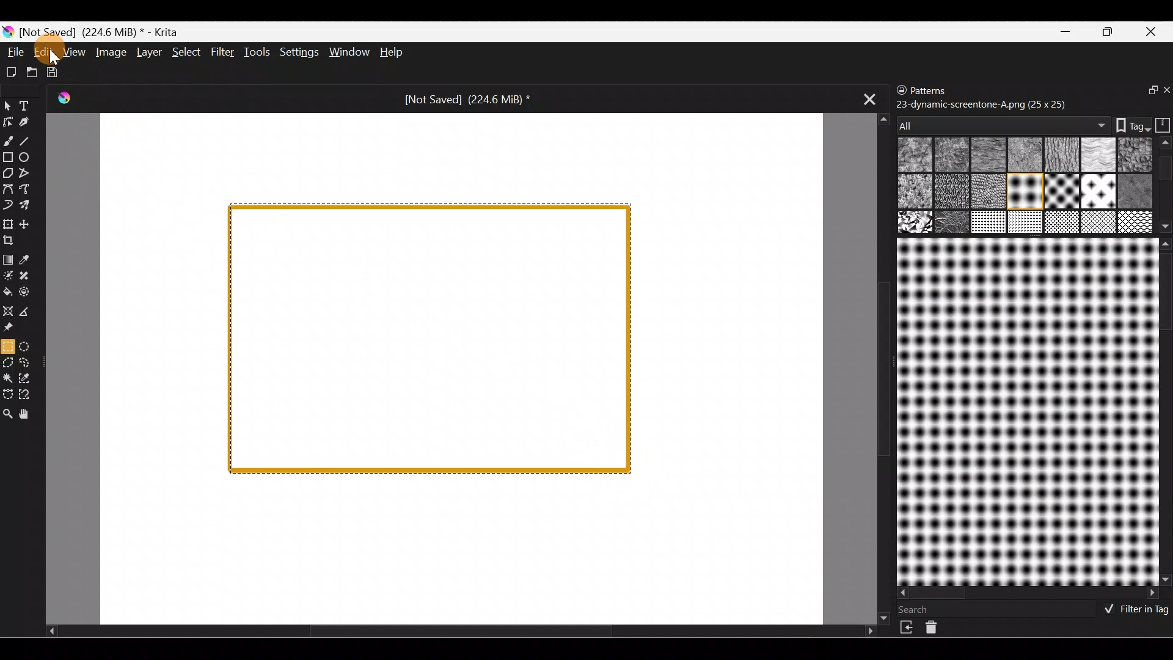 The width and height of the screenshot is (1173, 660). Describe the element at coordinates (899, 91) in the screenshot. I see `Lock/unlock docker` at that location.